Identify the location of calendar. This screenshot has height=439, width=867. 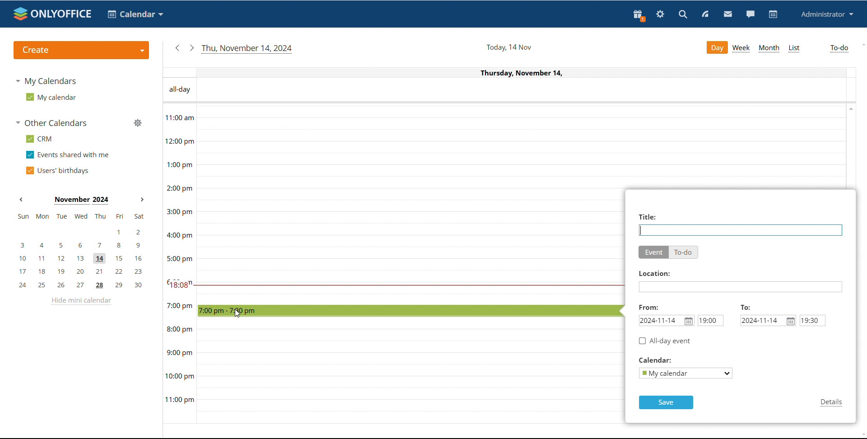
(772, 15).